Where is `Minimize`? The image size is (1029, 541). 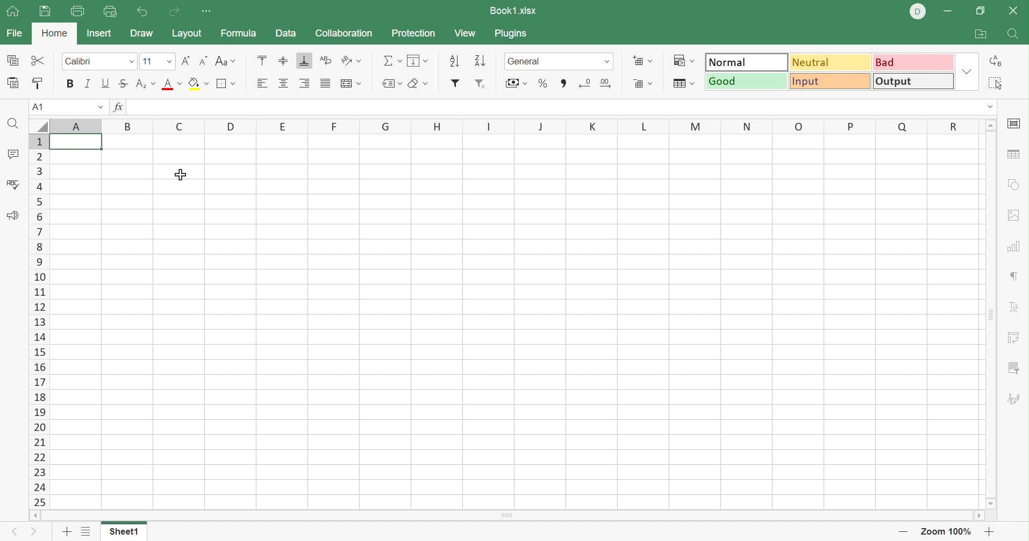
Minimize is located at coordinates (948, 12).